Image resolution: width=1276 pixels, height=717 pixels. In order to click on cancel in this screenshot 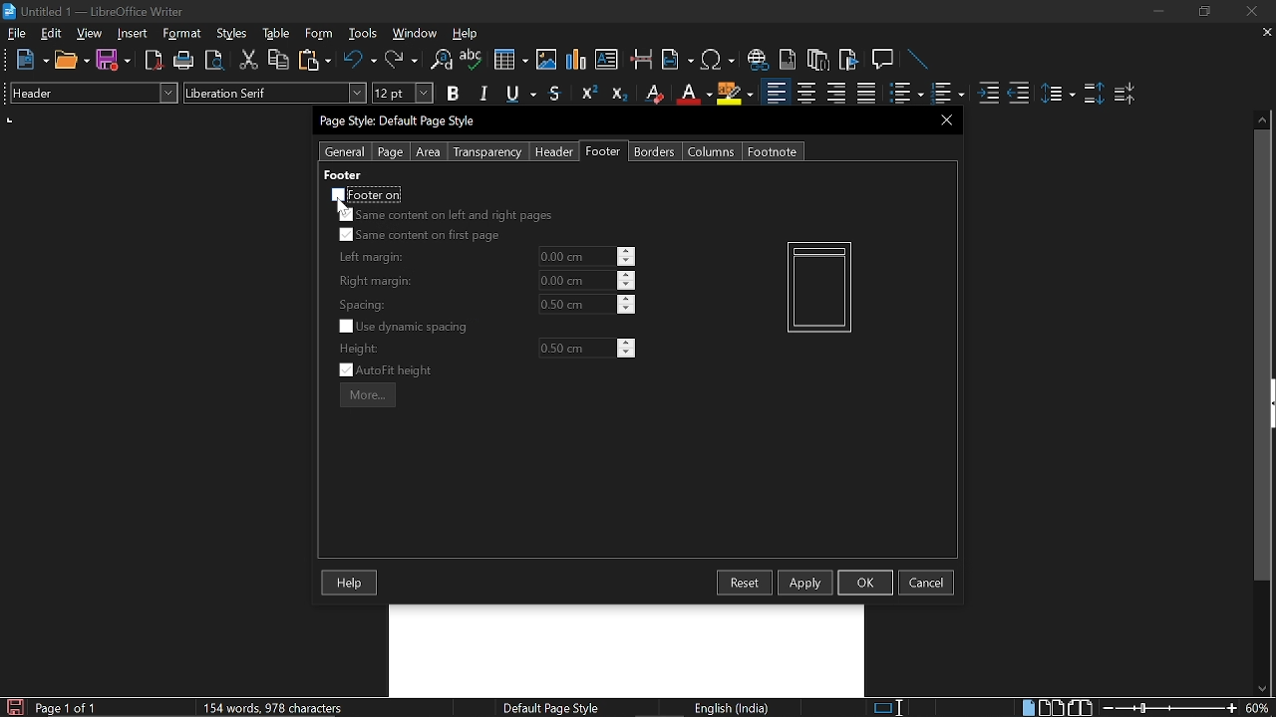, I will do `click(926, 583)`.